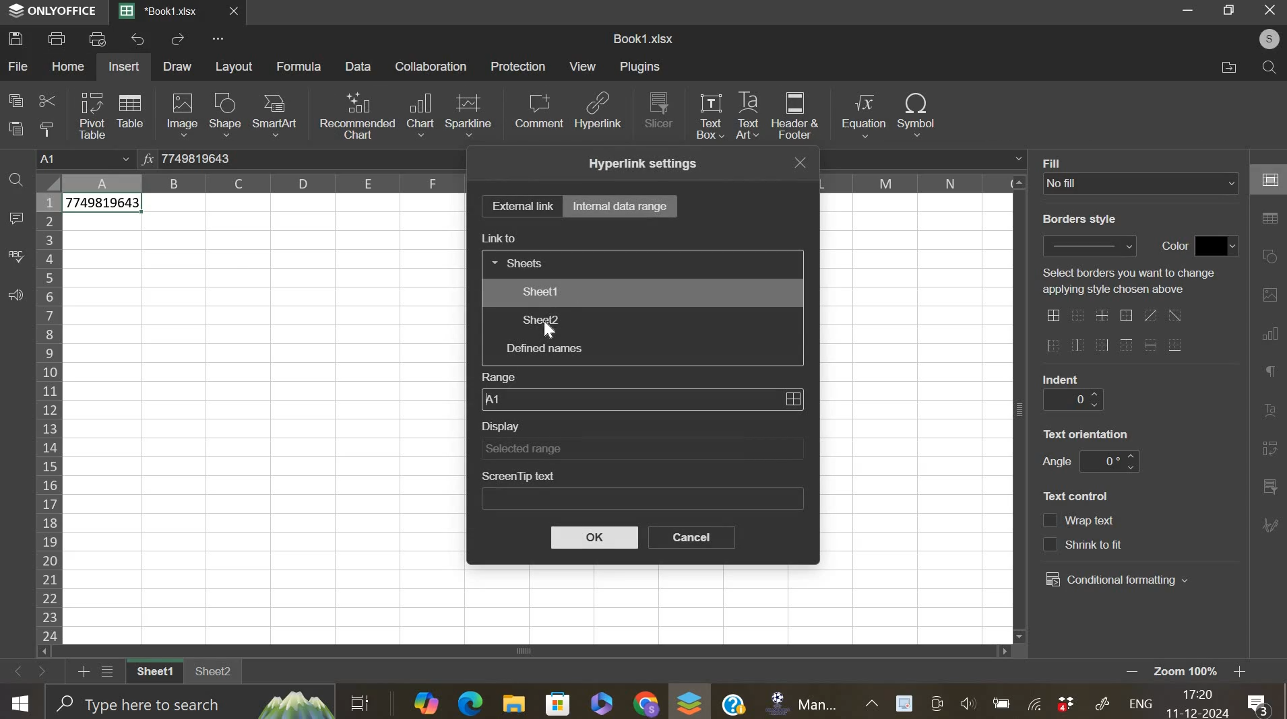 The height and width of the screenshot is (719, 1287). Describe the element at coordinates (1229, 67) in the screenshot. I see `files` at that location.